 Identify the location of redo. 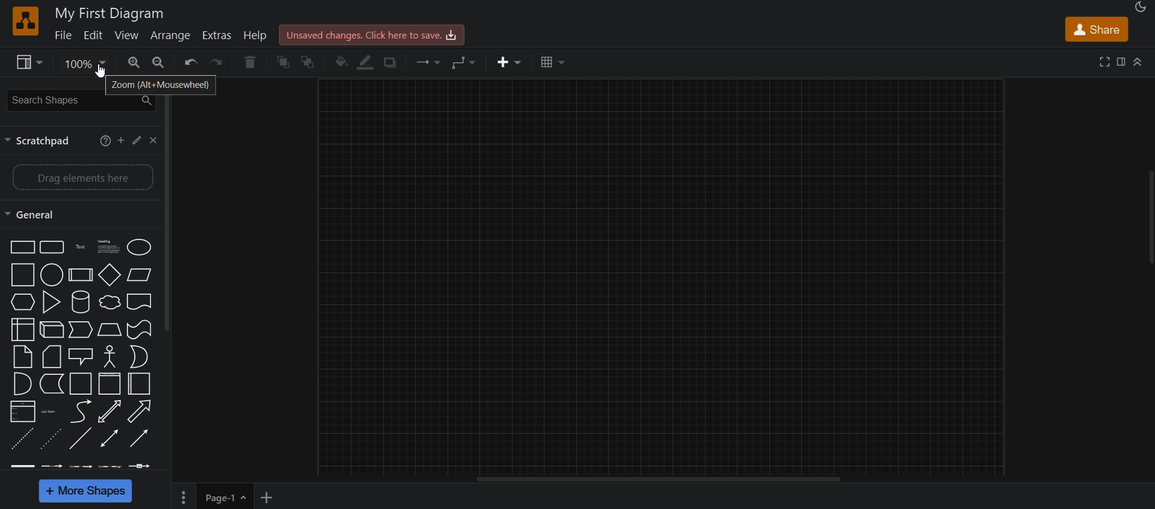
(217, 63).